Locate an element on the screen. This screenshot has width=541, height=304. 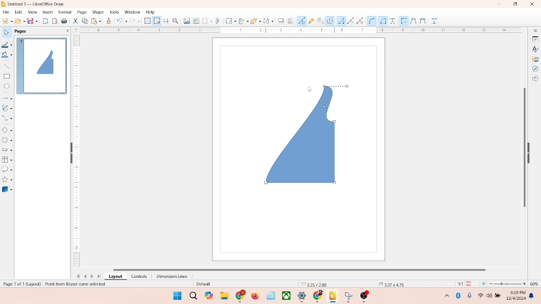
scale bar is located at coordinates (77, 152).